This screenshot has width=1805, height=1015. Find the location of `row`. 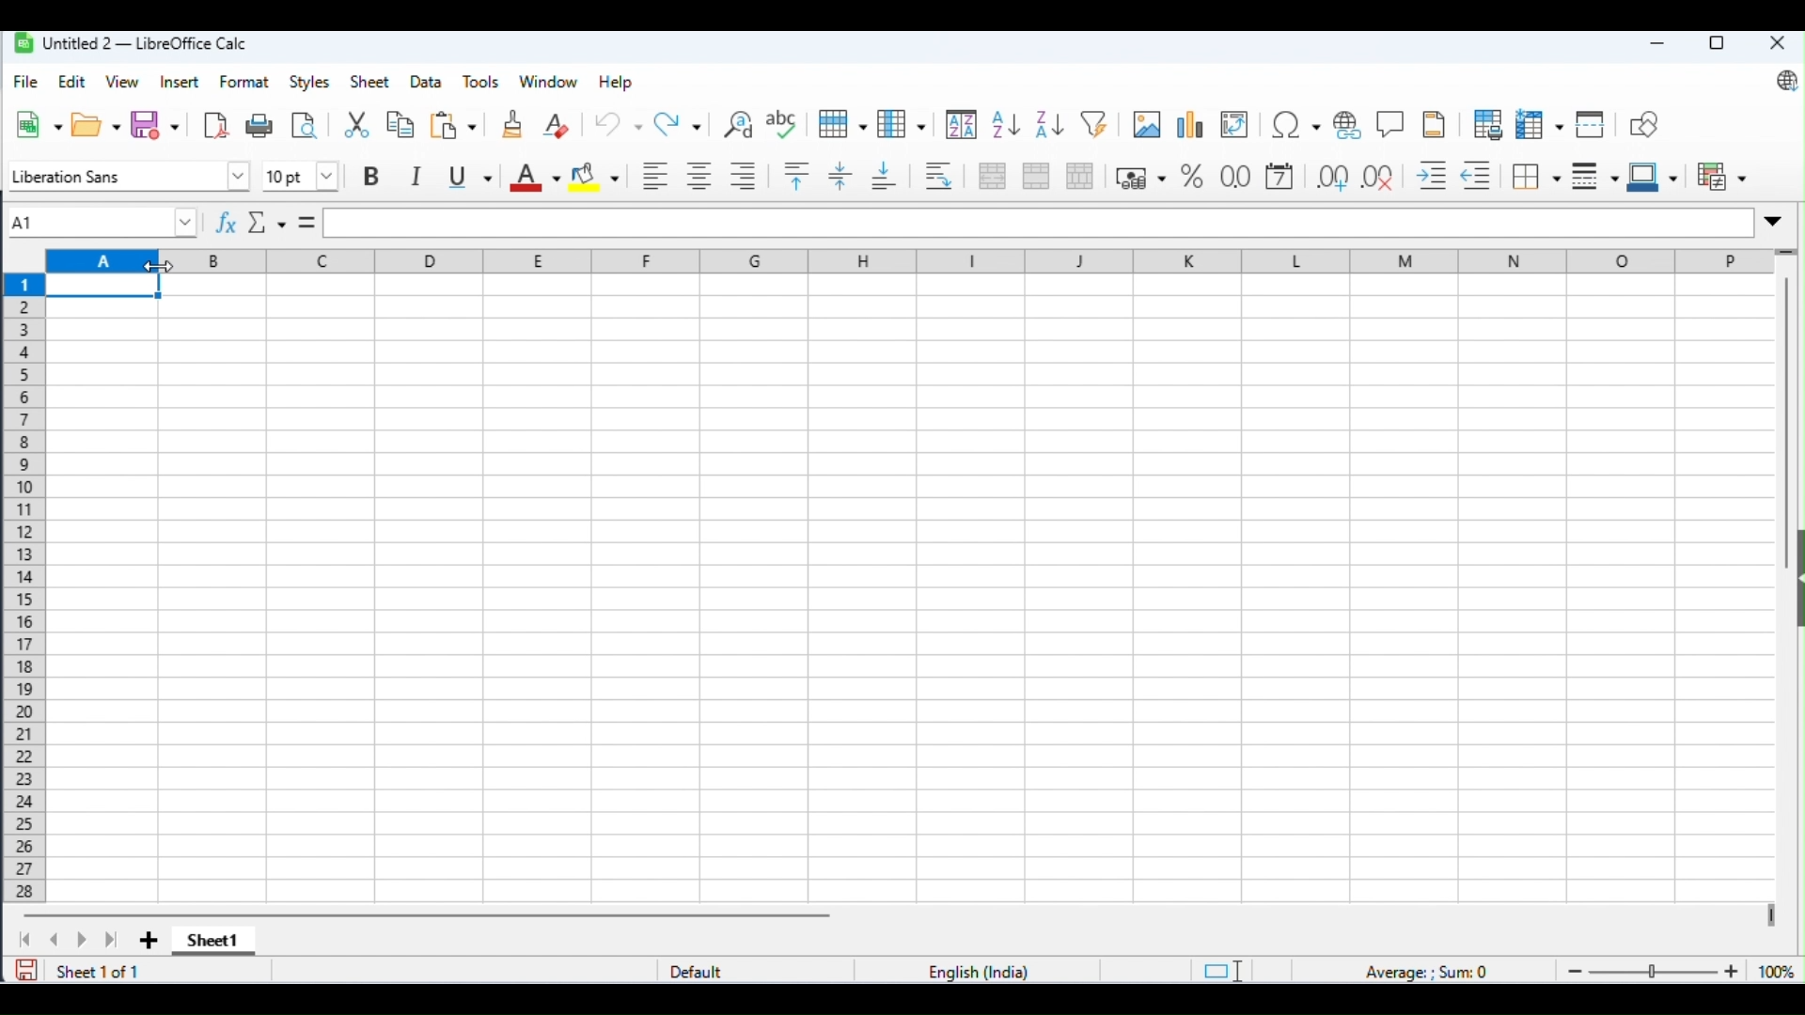

row is located at coordinates (842, 124).